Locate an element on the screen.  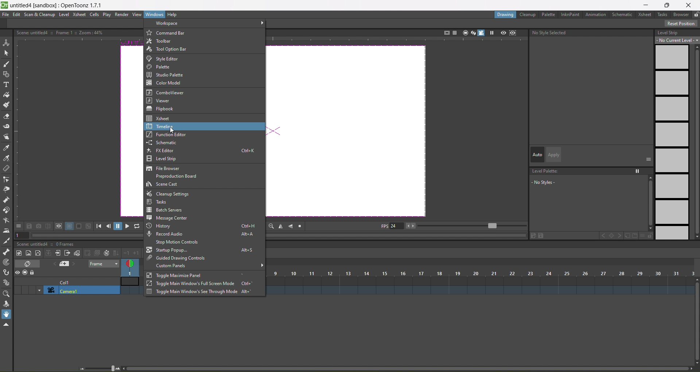
reset position is located at coordinates (682, 24).